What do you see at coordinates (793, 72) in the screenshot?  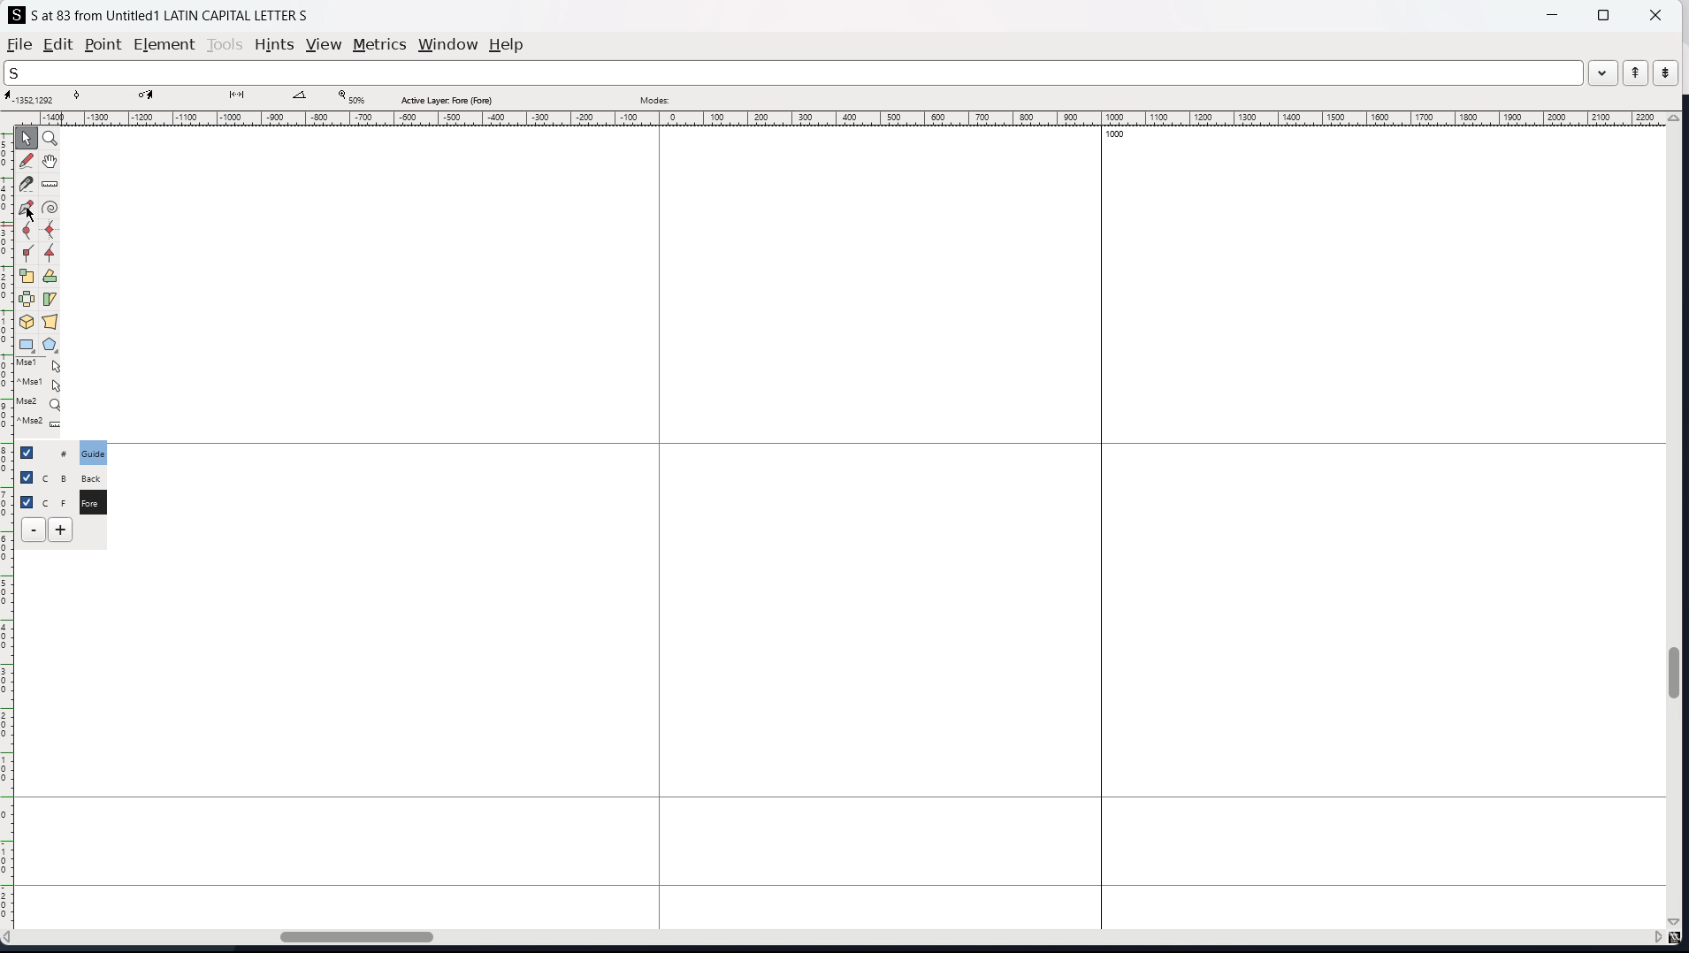 I see `search  the word list` at bounding box center [793, 72].